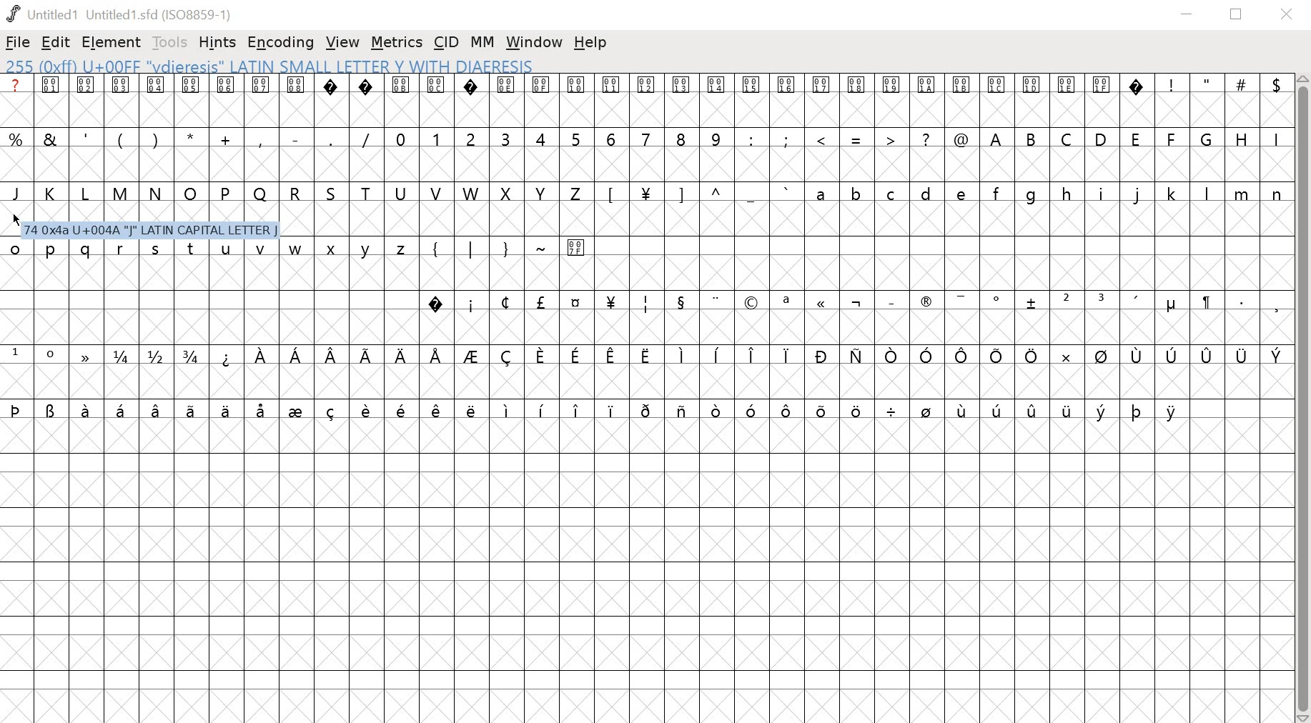  I want to click on symbols, so click(503, 248).